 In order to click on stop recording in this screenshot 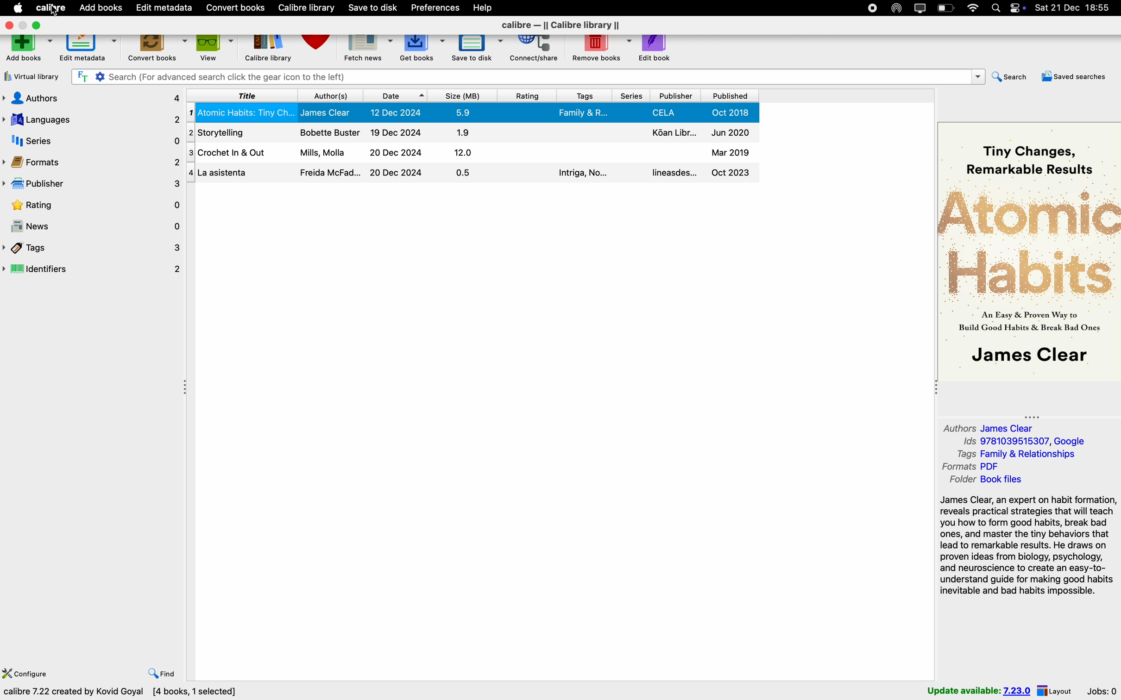, I will do `click(870, 7)`.